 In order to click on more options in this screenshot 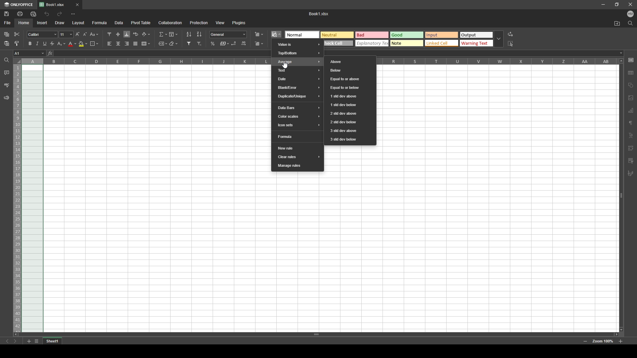, I will do `click(73, 14)`.